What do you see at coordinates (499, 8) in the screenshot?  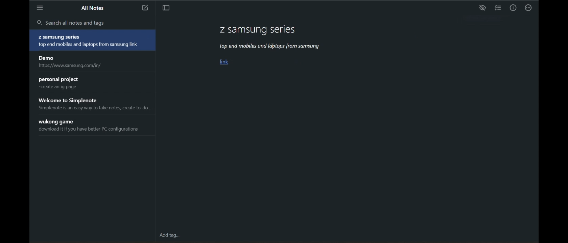 I see `insert checklist` at bounding box center [499, 8].